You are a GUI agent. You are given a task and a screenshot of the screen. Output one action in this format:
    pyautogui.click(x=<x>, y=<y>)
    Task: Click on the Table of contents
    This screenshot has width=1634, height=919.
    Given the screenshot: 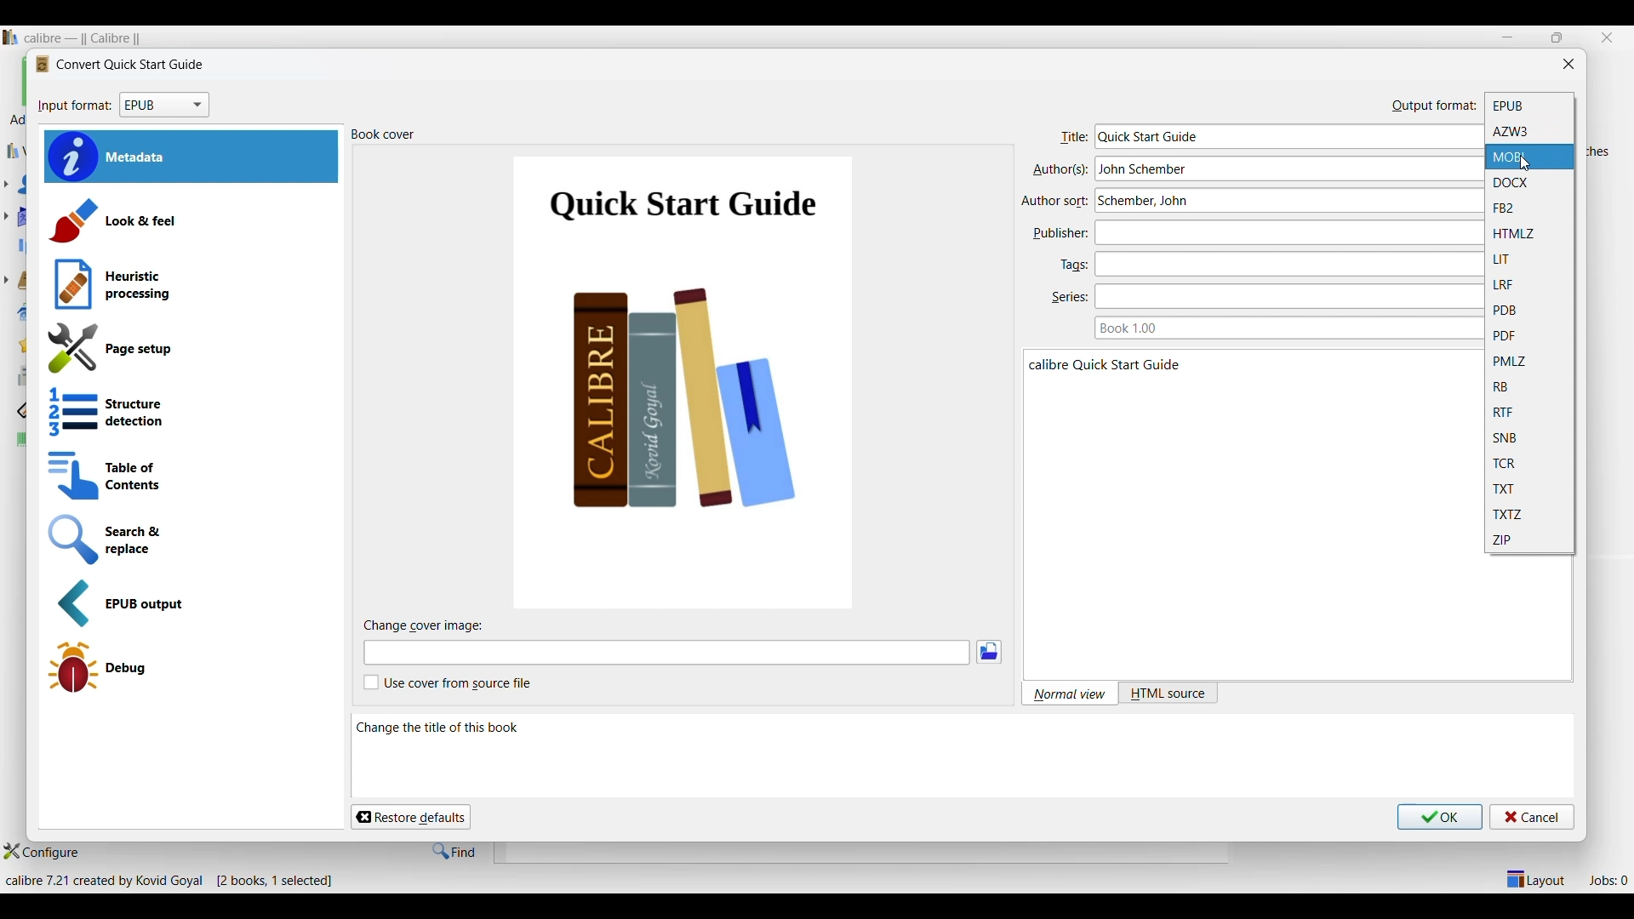 What is the action you would take?
    pyautogui.click(x=188, y=477)
    